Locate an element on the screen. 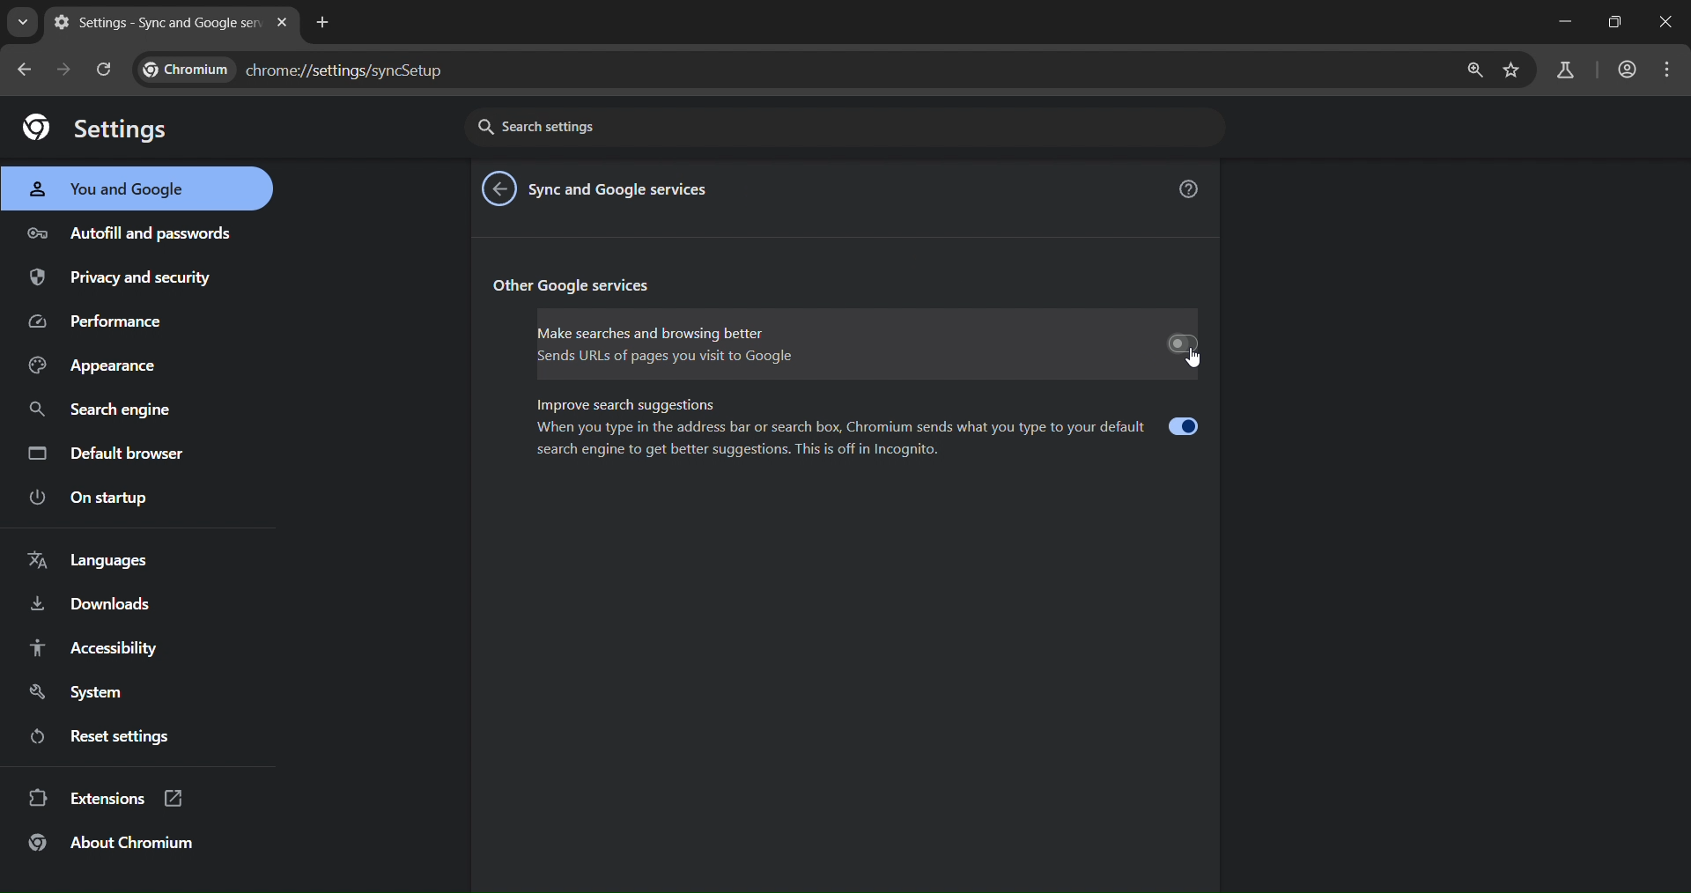  extensions is located at coordinates (107, 798).